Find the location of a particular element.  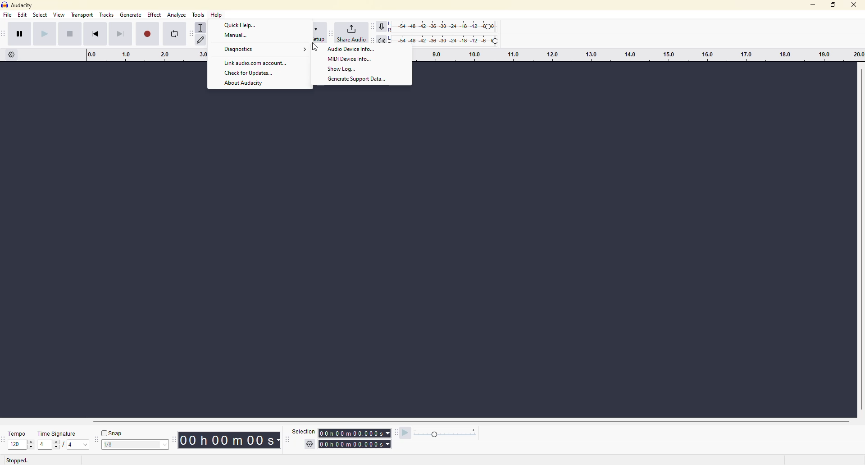

enable looping is located at coordinates (174, 36).